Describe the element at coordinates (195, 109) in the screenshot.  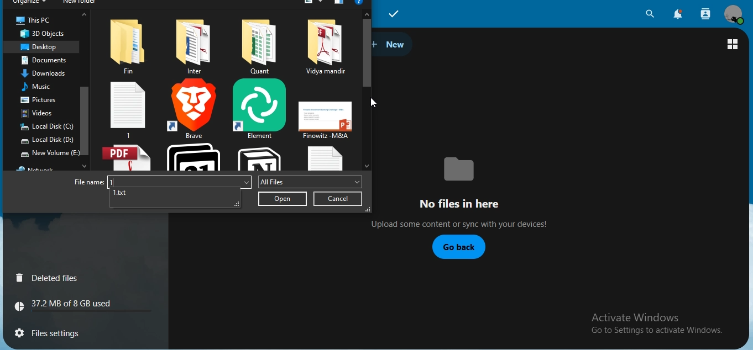
I see `brave` at that location.